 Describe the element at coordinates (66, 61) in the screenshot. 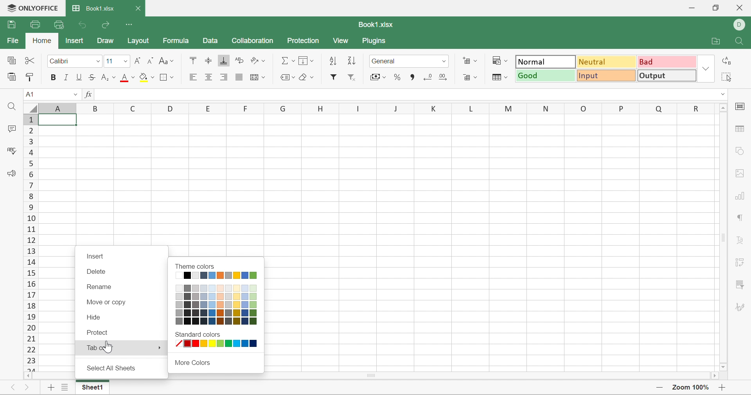

I see `Calibri` at that location.